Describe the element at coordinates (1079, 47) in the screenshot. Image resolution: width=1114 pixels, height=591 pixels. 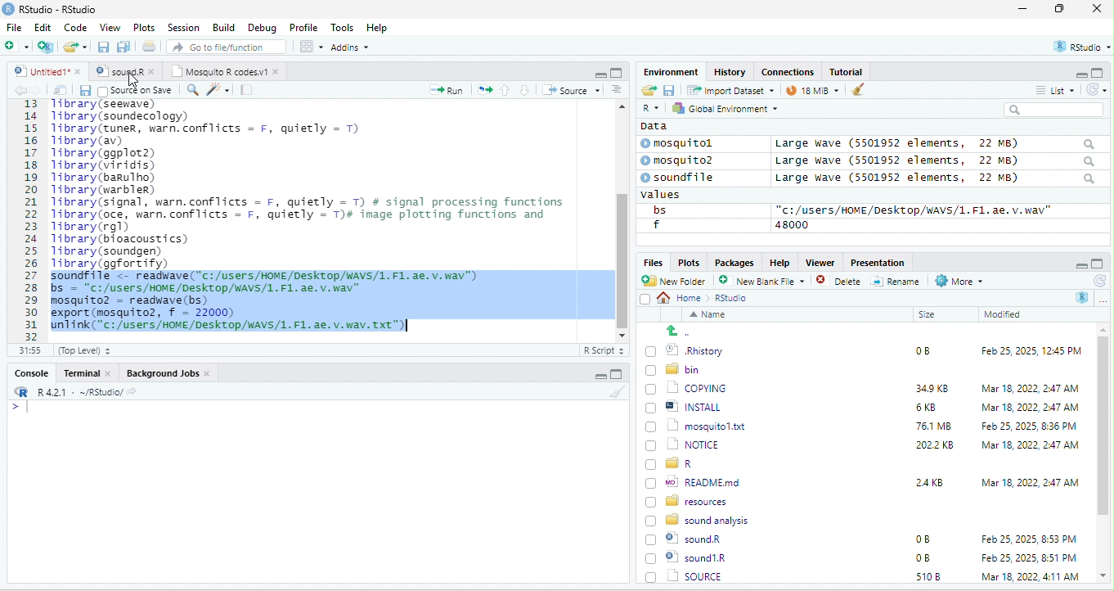
I see `rstudio` at that location.